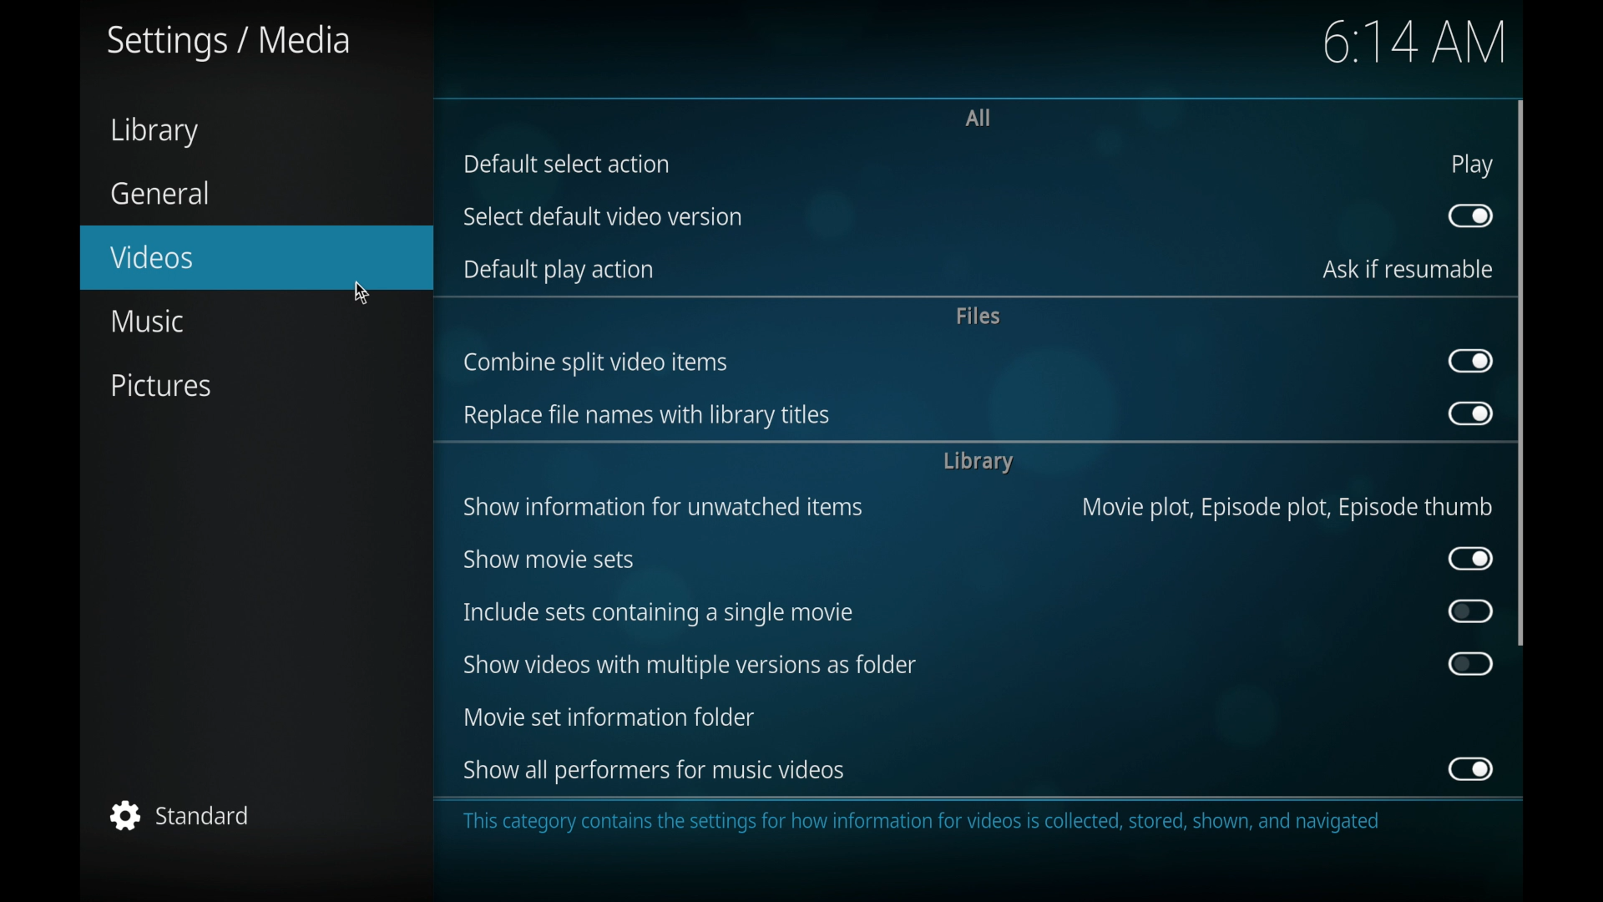 The image size is (1603, 902). I want to click on pictures, so click(160, 386).